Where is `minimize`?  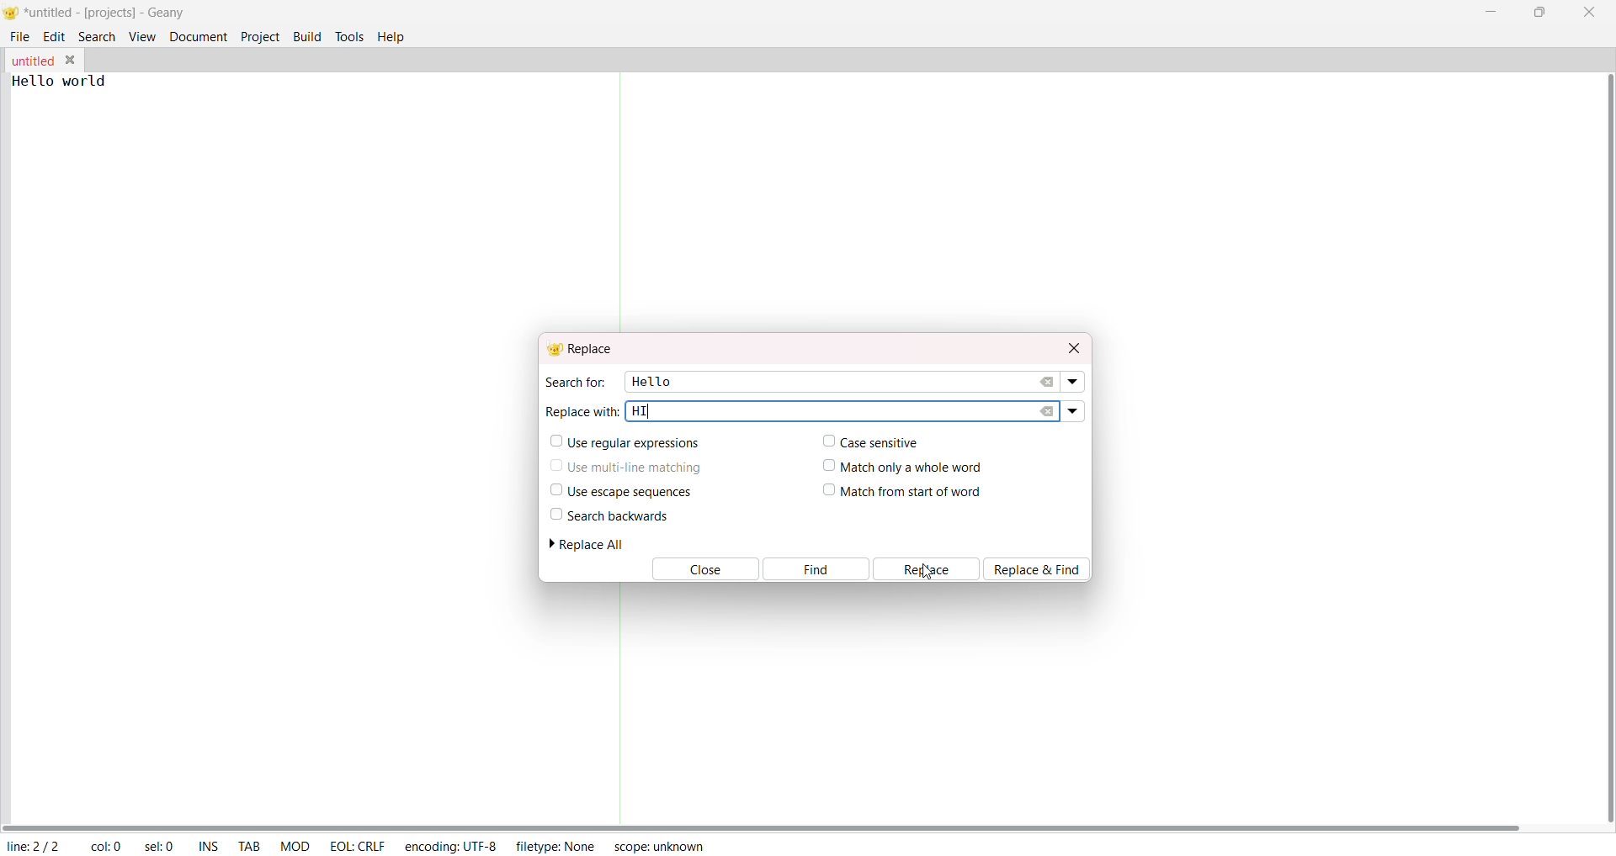
minimize is located at coordinates (1495, 10).